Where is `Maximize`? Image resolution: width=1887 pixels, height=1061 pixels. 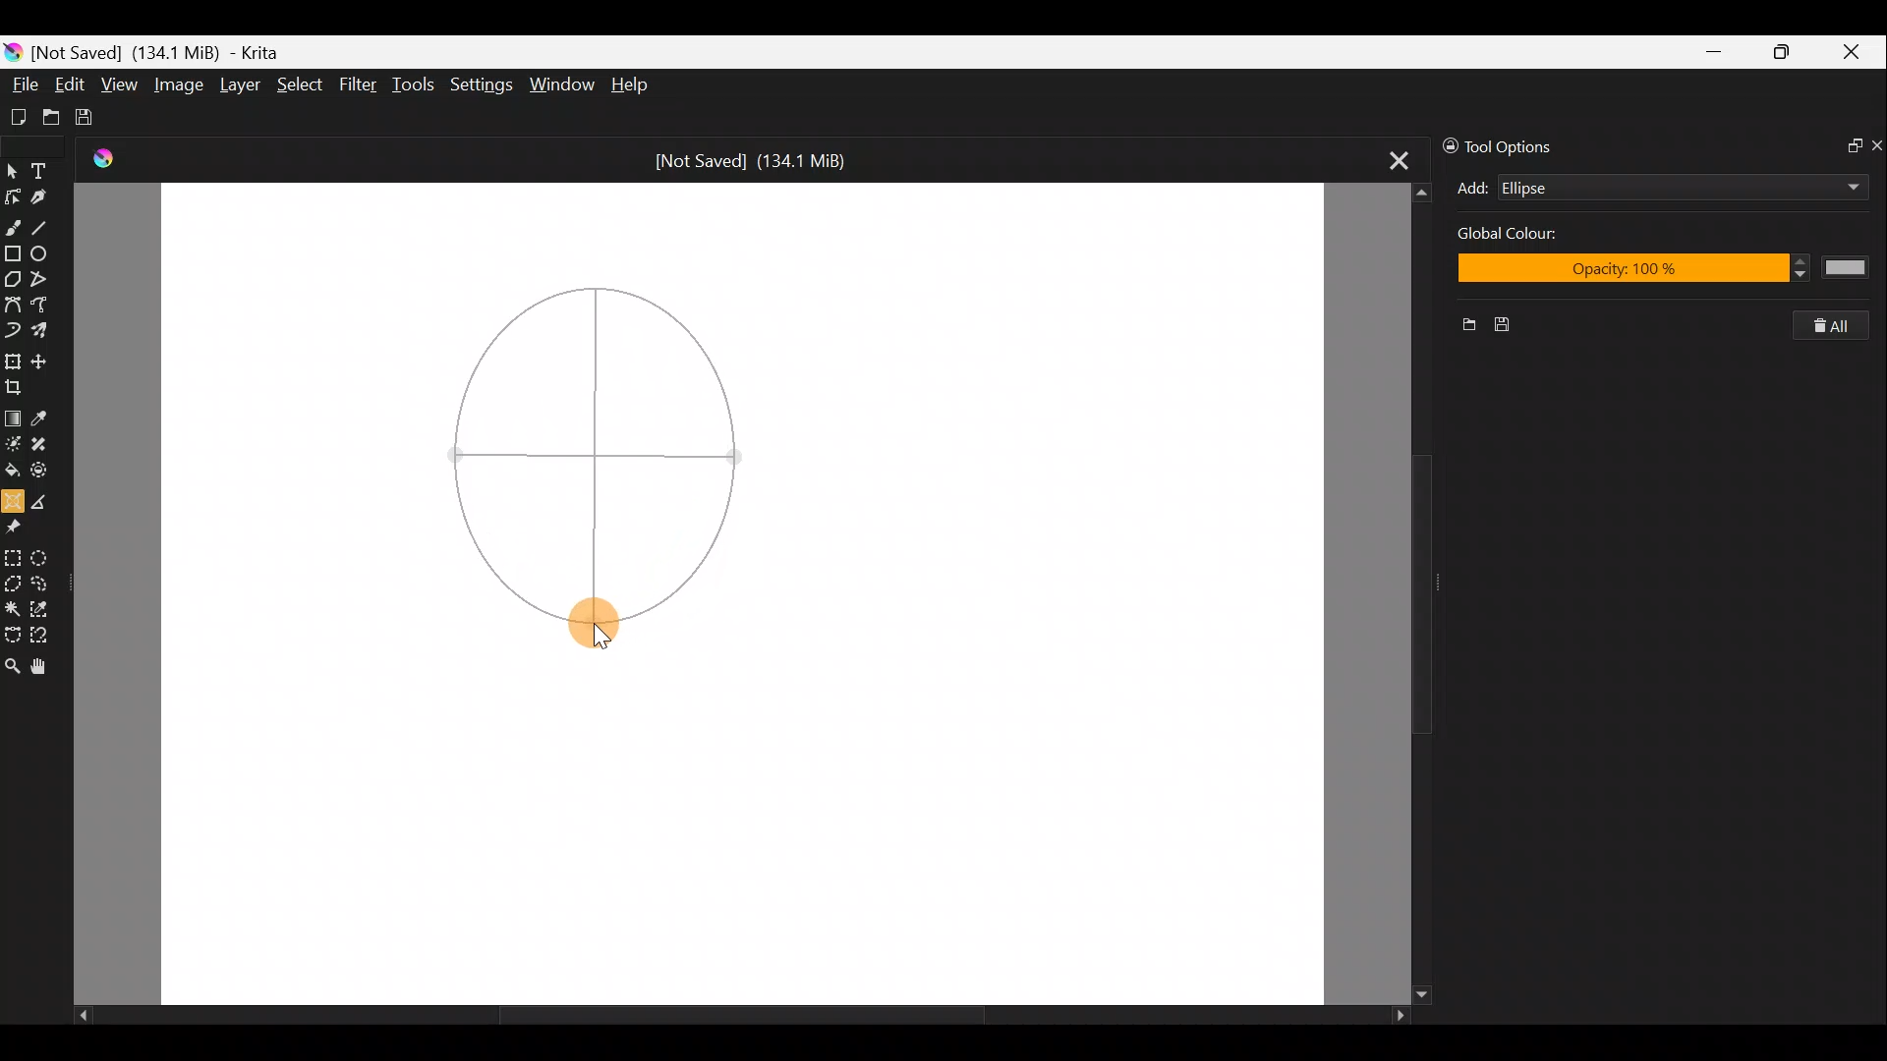
Maximize is located at coordinates (1788, 51).